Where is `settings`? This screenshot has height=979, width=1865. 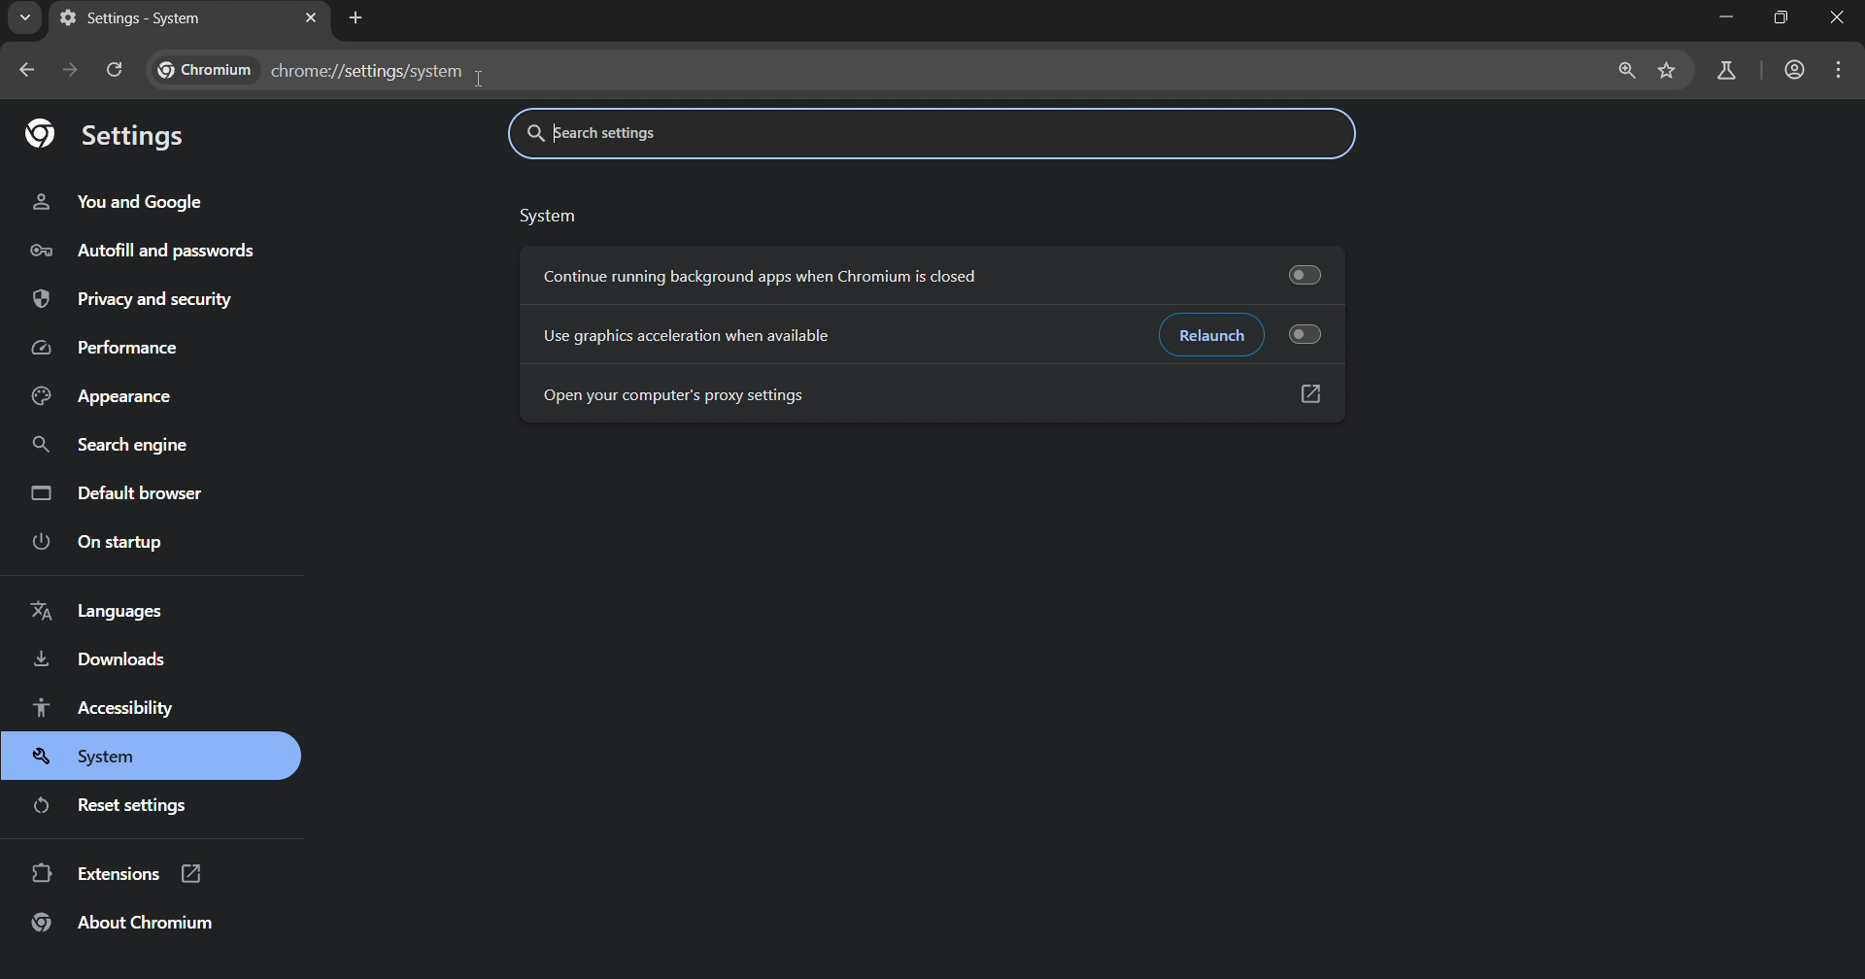
settings is located at coordinates (110, 134).